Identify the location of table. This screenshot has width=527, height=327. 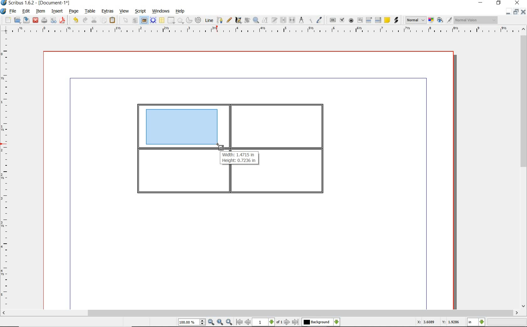
(162, 21).